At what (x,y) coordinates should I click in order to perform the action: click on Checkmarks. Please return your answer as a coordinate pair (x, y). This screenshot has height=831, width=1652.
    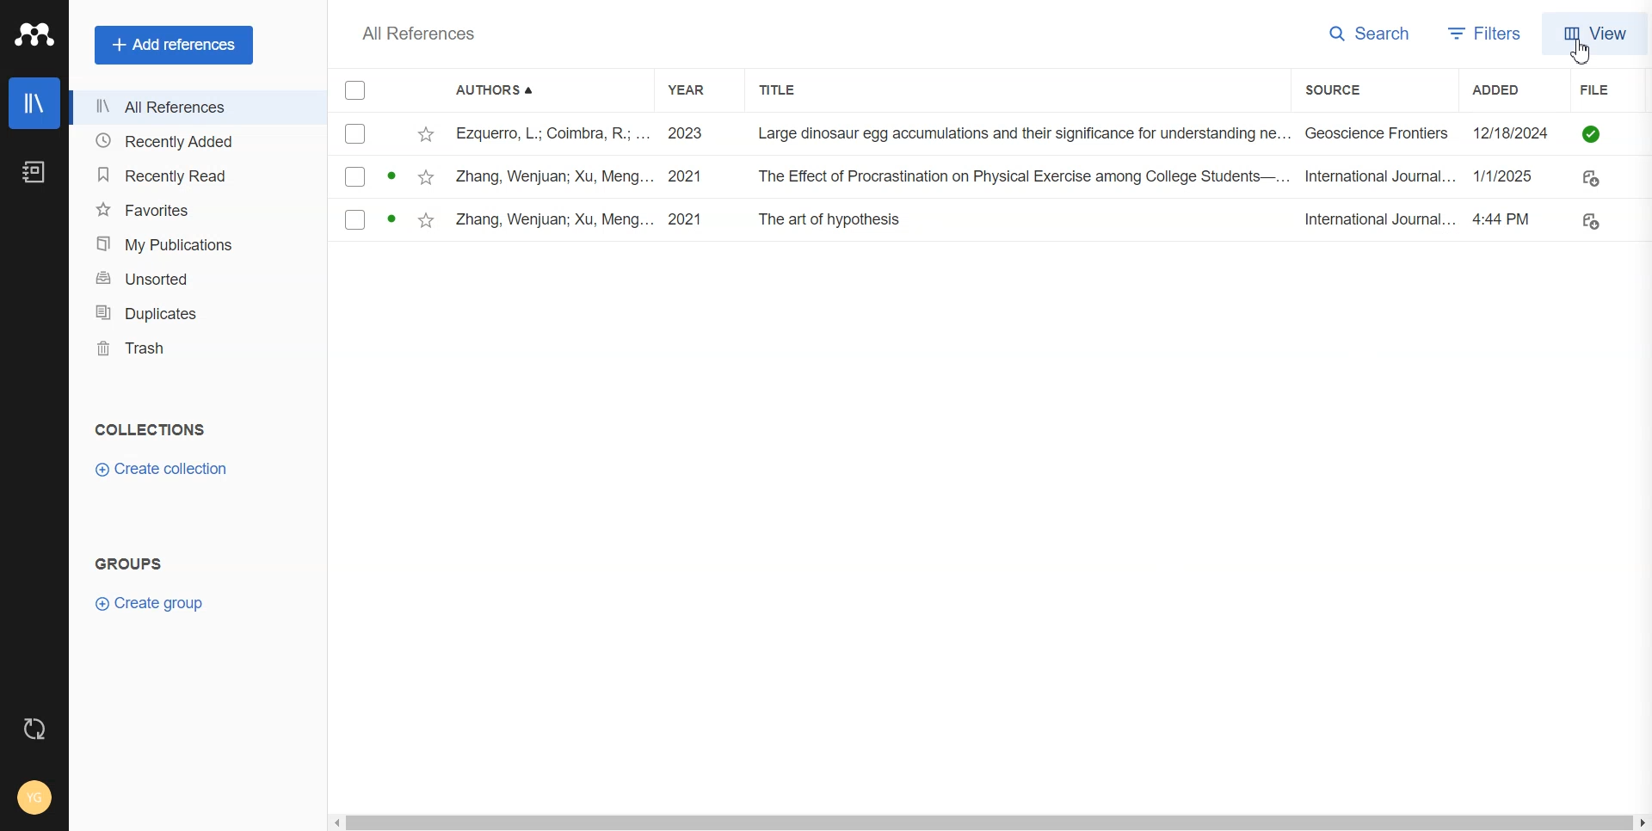
    Looking at the image, I should click on (356, 90).